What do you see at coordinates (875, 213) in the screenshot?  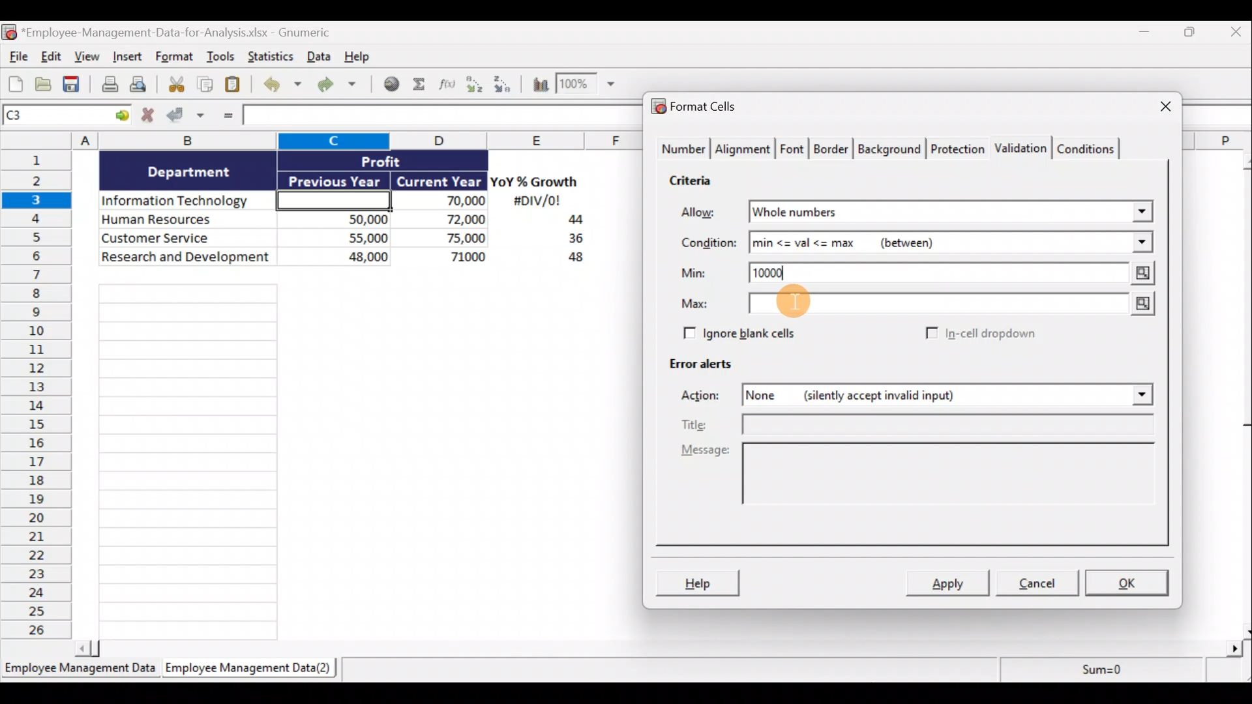 I see `Whole numbers` at bounding box center [875, 213].